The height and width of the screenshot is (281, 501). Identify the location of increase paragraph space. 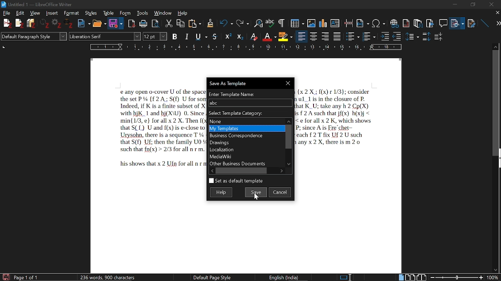
(426, 36).